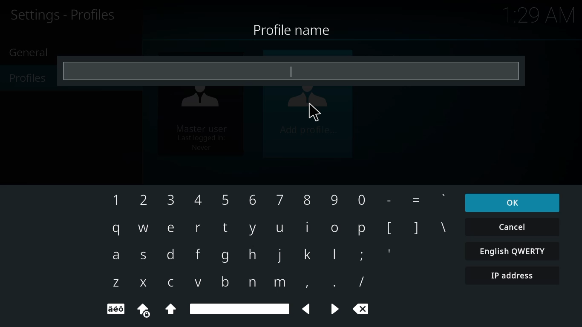 The width and height of the screenshot is (582, 327). I want to click on 5, so click(225, 201).